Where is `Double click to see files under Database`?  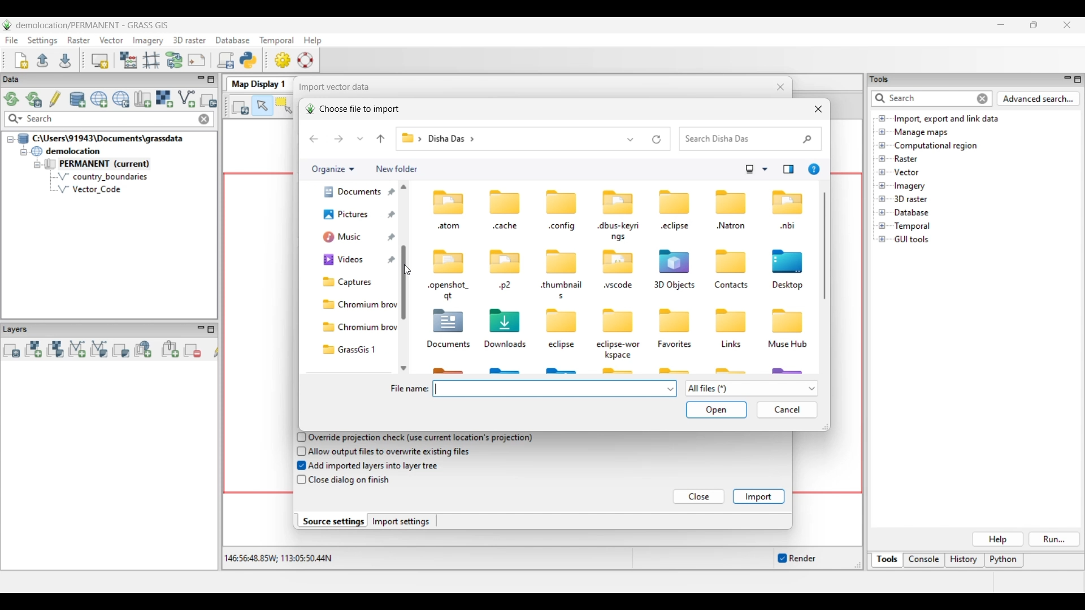 Double click to see files under Database is located at coordinates (911, 213).